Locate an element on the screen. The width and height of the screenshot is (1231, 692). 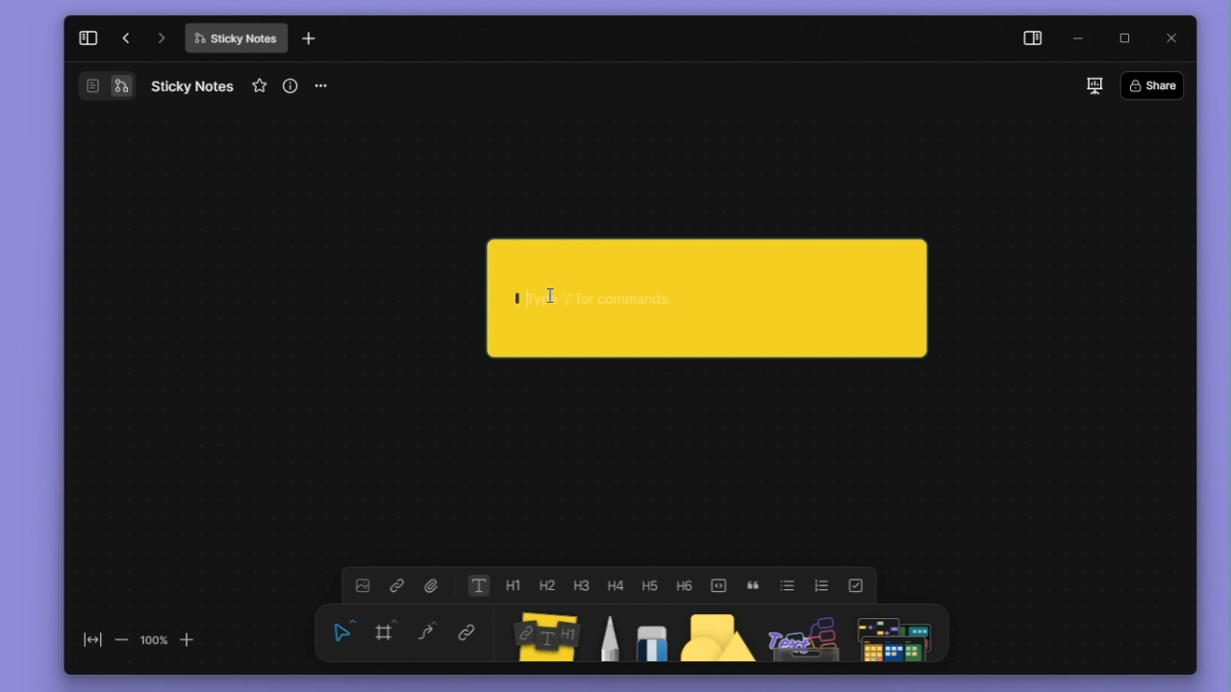
slideshow is located at coordinates (1093, 86).